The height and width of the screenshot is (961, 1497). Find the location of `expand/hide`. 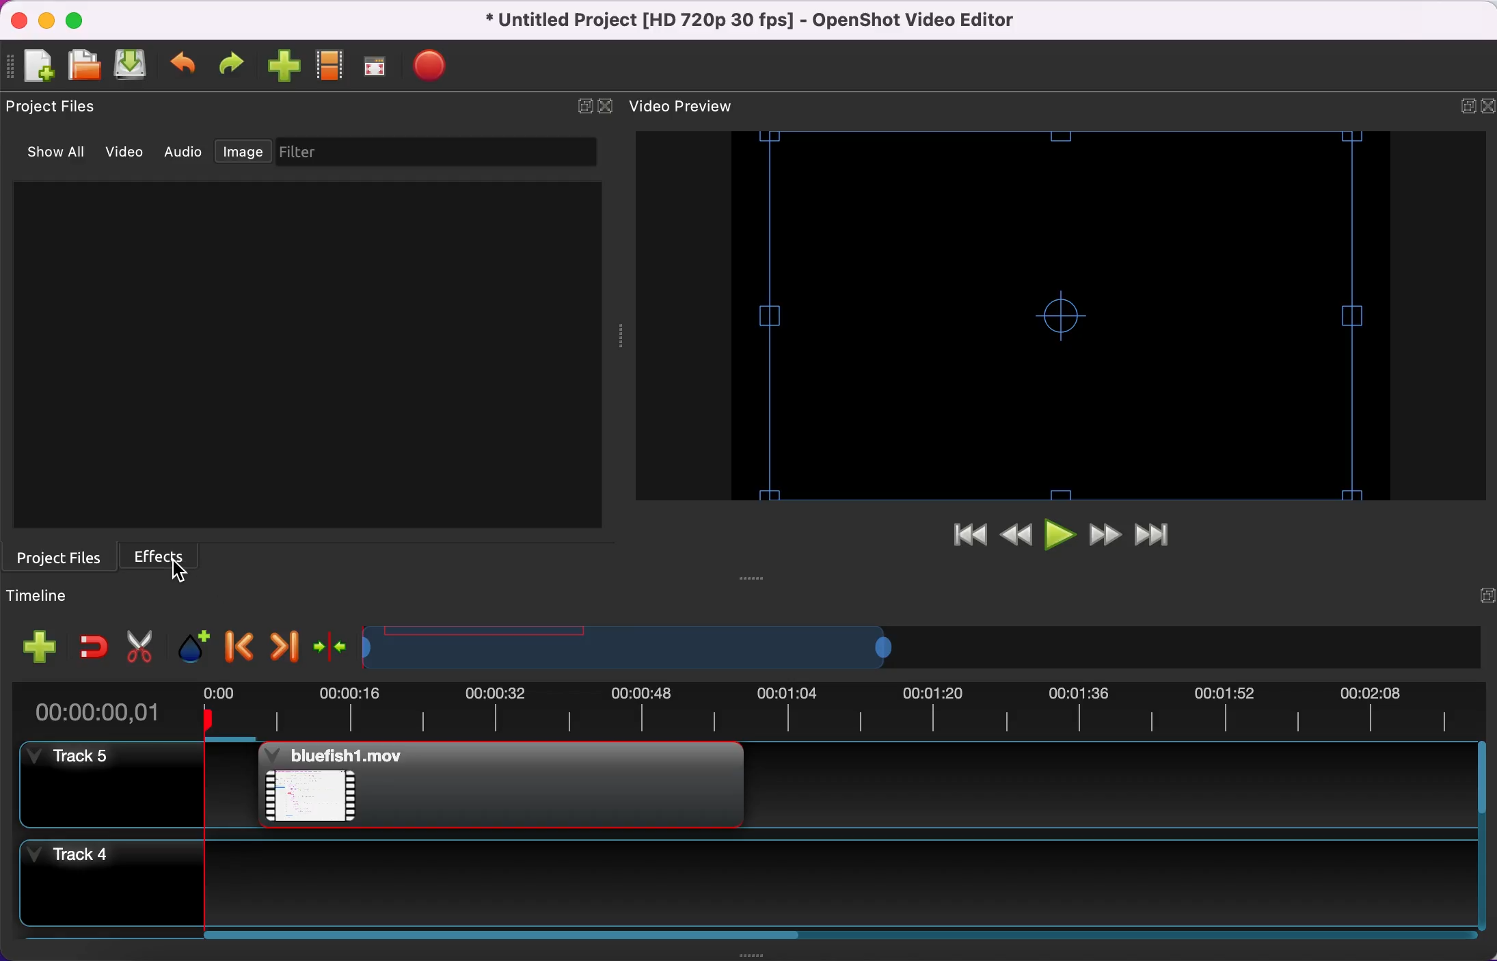

expand/hide is located at coordinates (1467, 109).